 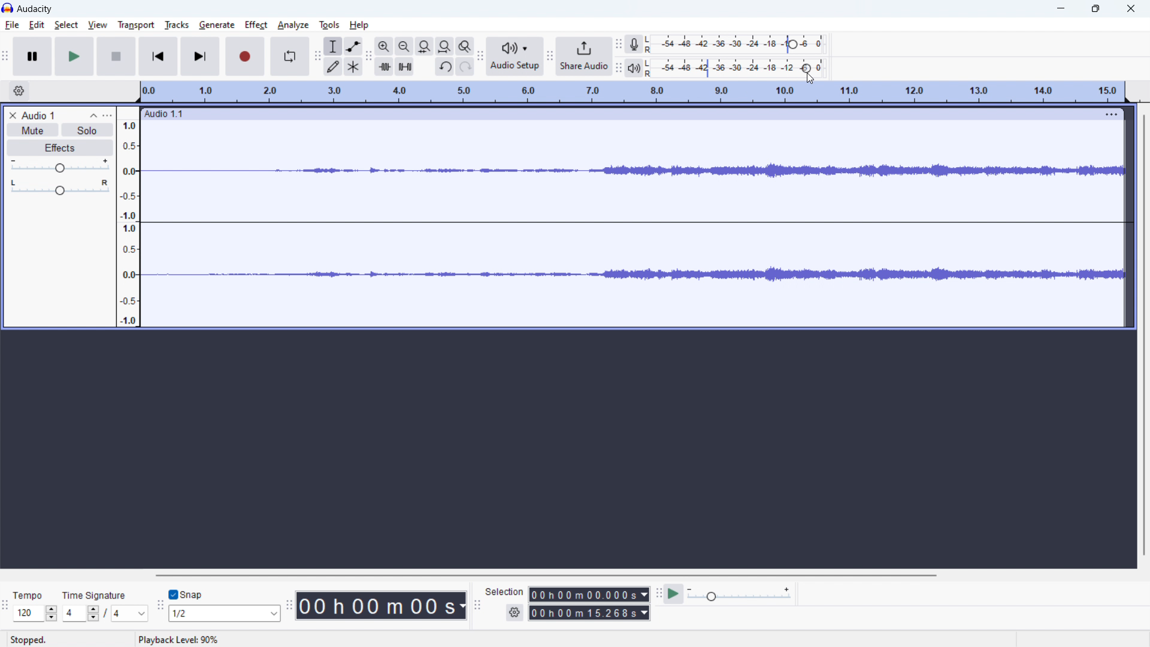 I want to click on mute, so click(x=33, y=130).